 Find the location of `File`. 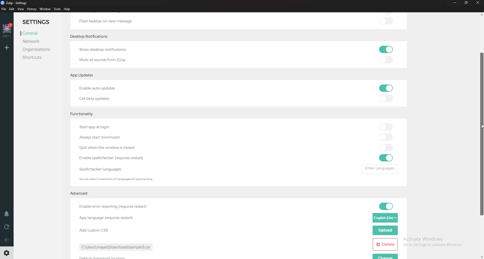

File is located at coordinates (4, 9).